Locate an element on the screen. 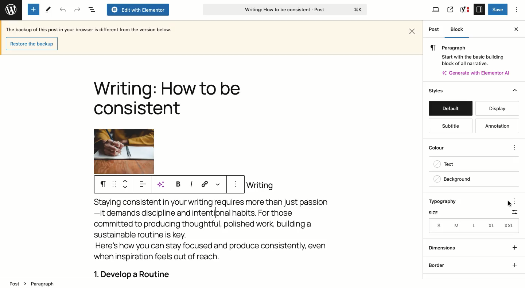 This screenshot has height=288, width=525. Start with the basic building block of all  narrative. is located at coordinates (472, 59).